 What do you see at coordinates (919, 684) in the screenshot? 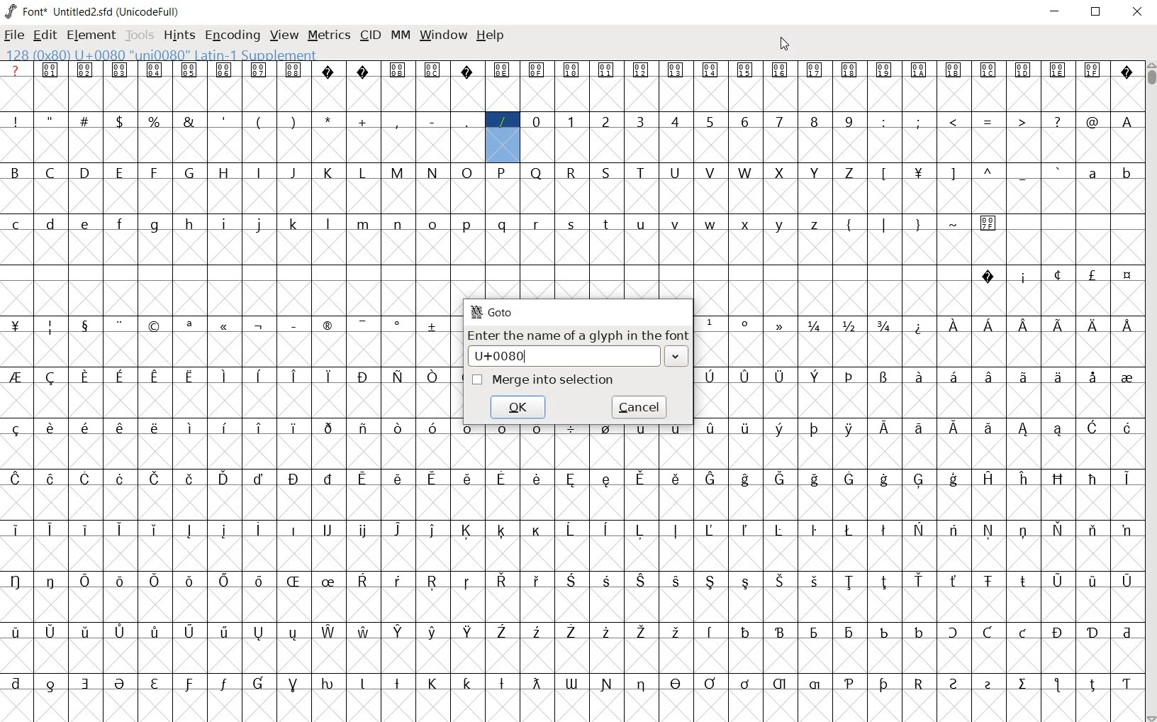
I see `glyph` at bounding box center [919, 684].